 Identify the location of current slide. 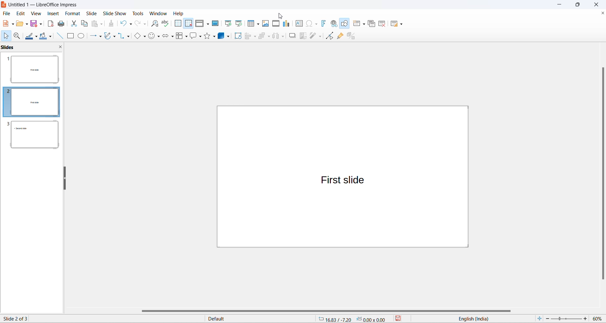
(15, 318).